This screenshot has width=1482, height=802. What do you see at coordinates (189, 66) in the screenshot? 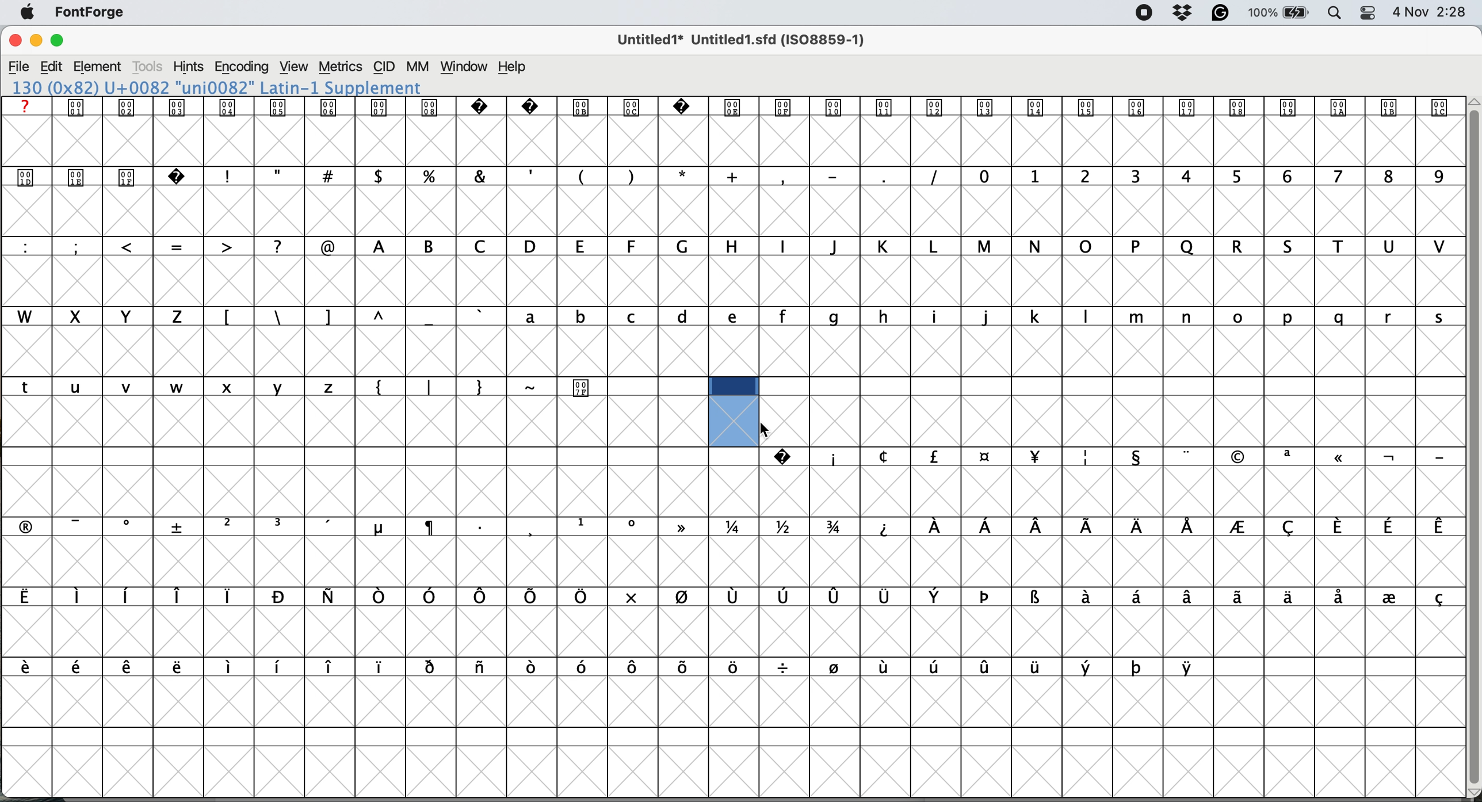
I see `hints` at bounding box center [189, 66].